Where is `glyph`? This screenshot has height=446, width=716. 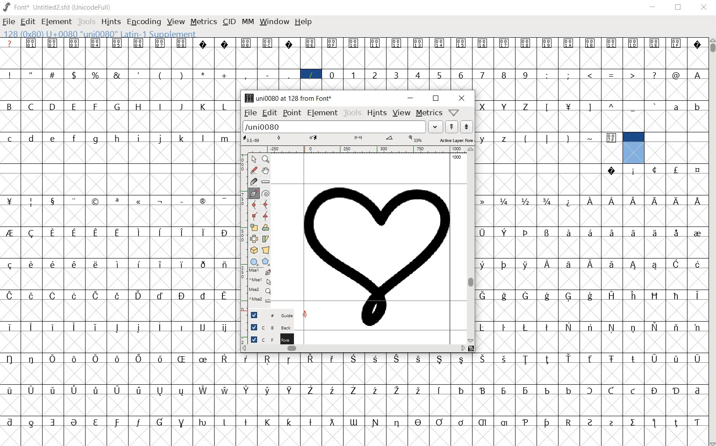
glyph is located at coordinates (612, 327).